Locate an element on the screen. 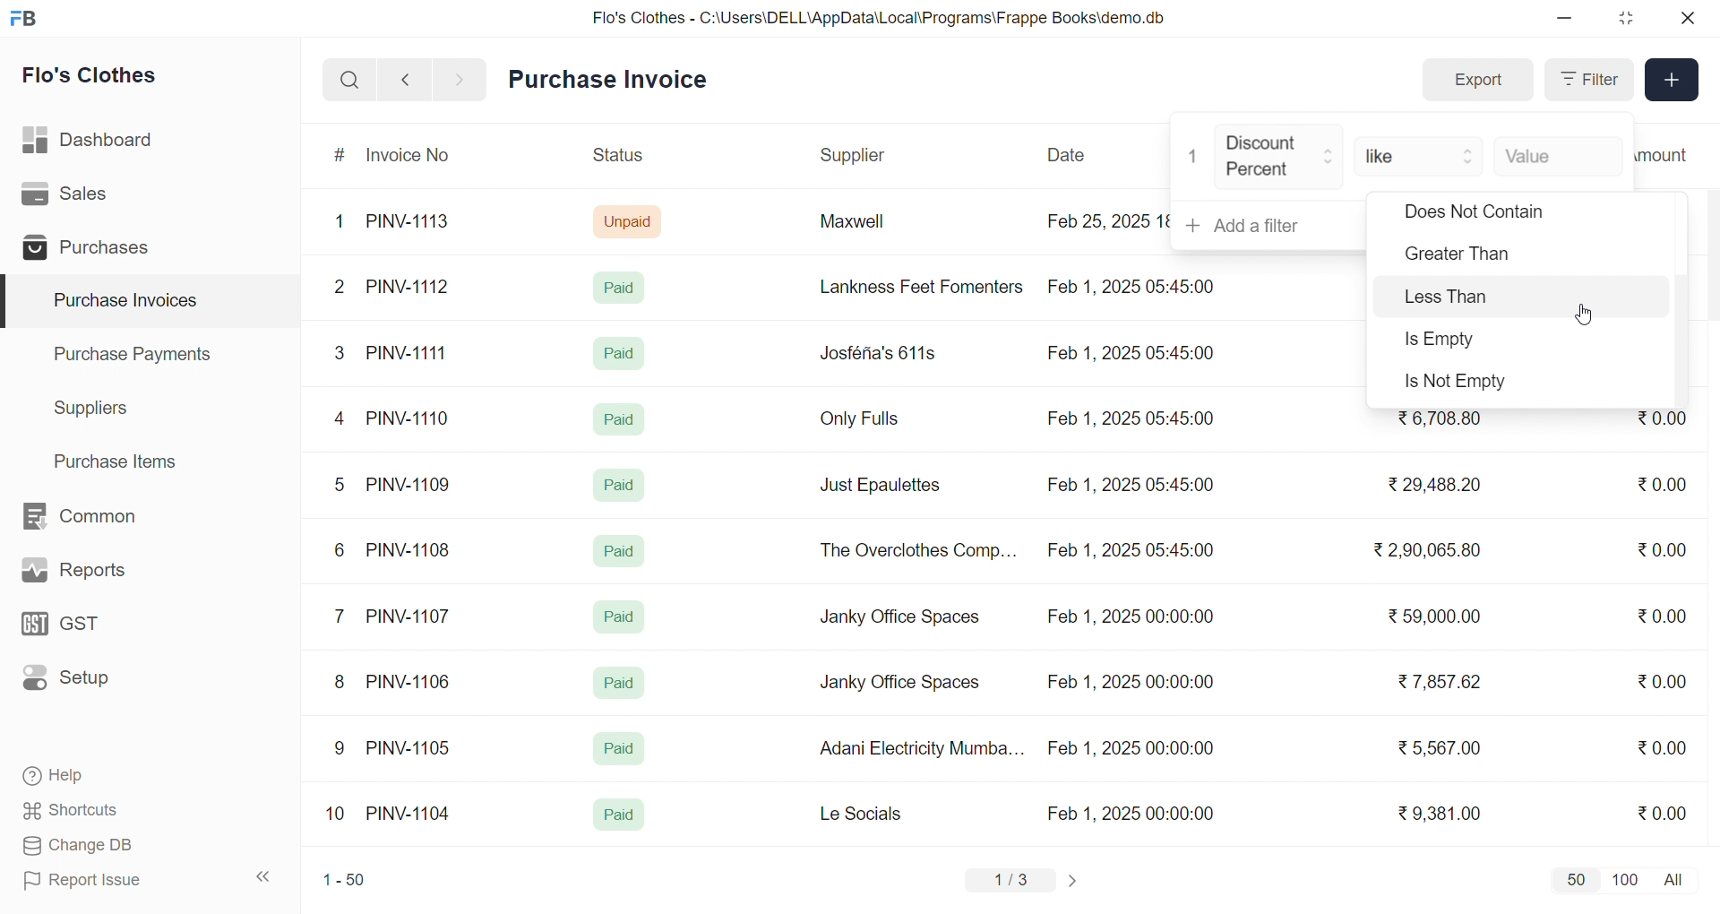 This screenshot has width=1720, height=914. Unpaid is located at coordinates (630, 220).